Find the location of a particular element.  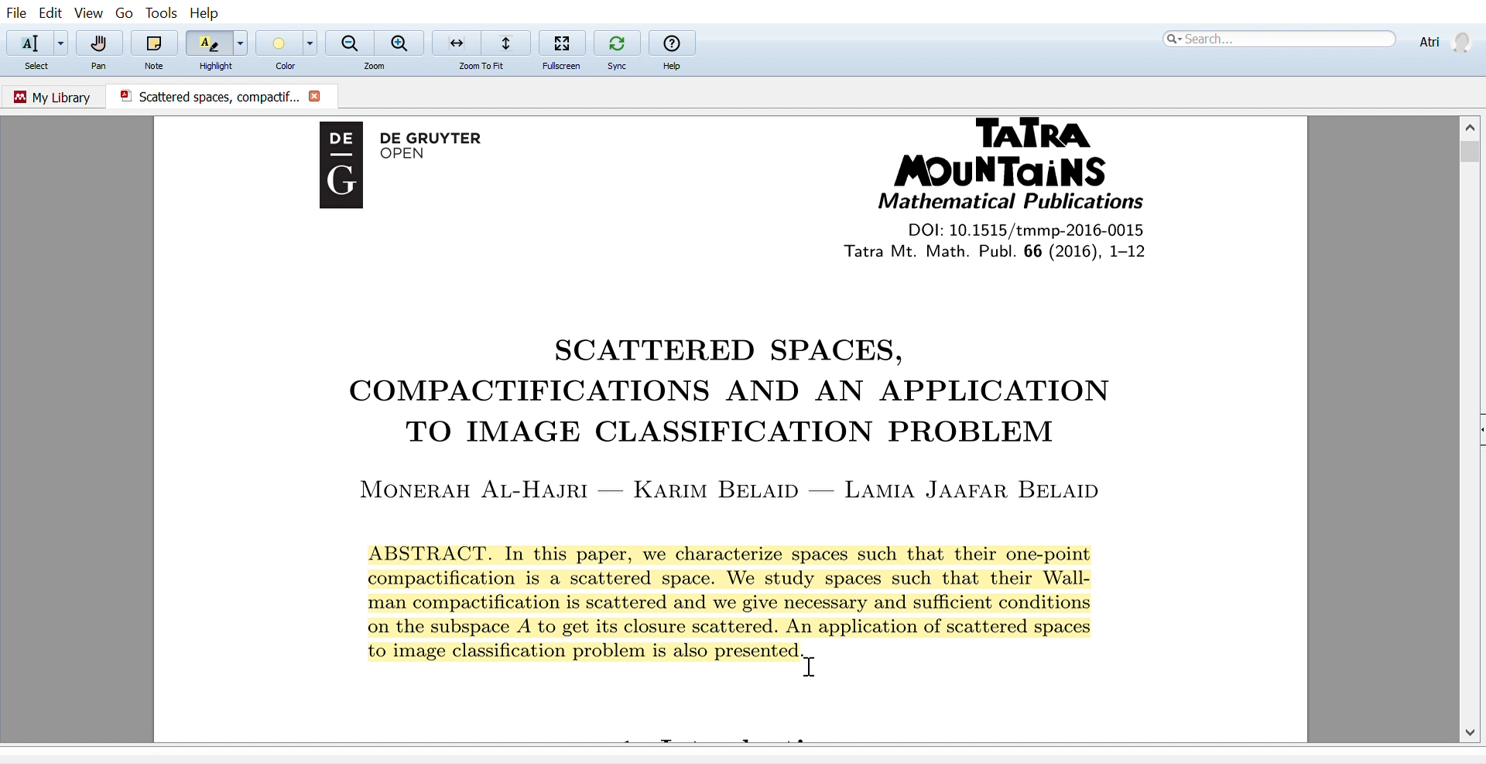

help is located at coordinates (672, 43).